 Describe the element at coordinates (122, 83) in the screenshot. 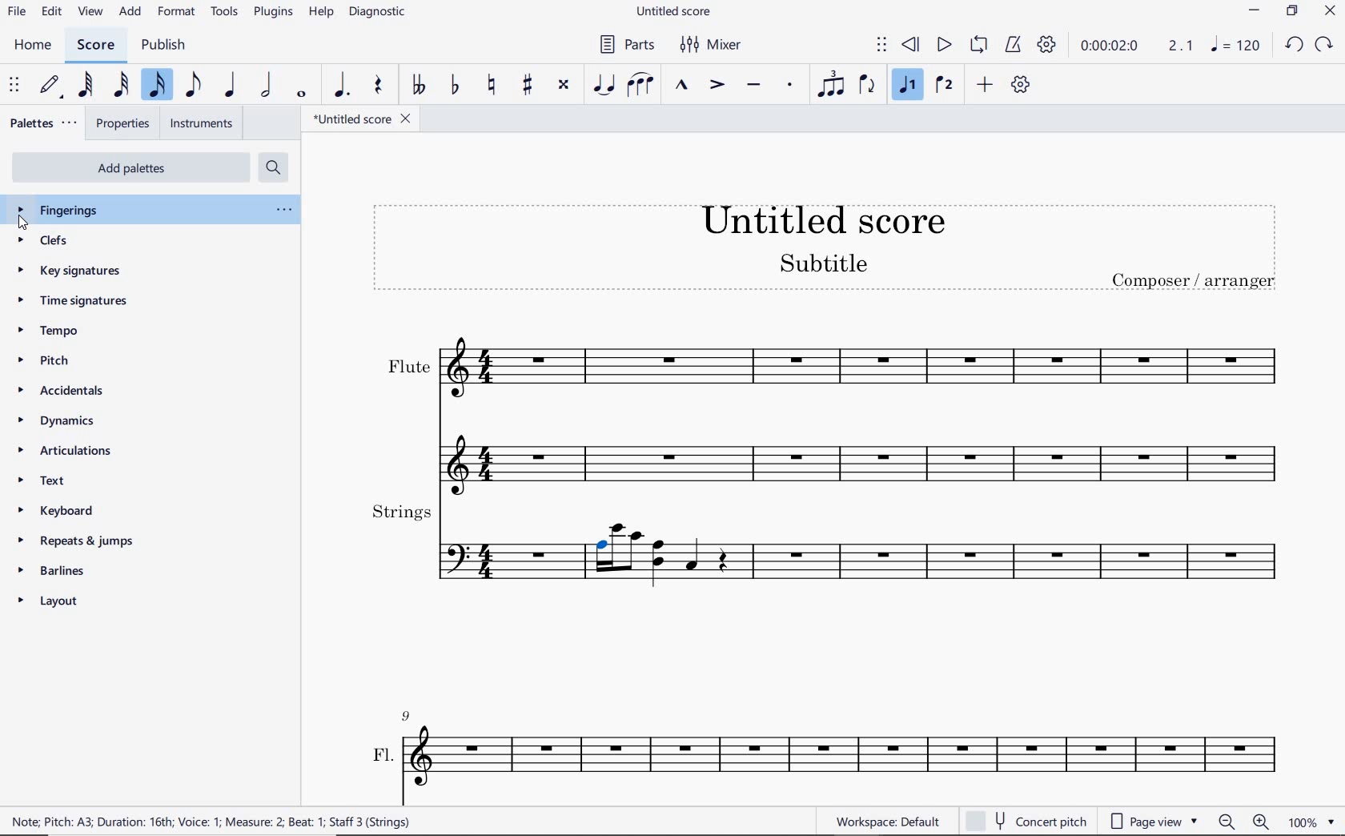

I see `32nd note` at that location.